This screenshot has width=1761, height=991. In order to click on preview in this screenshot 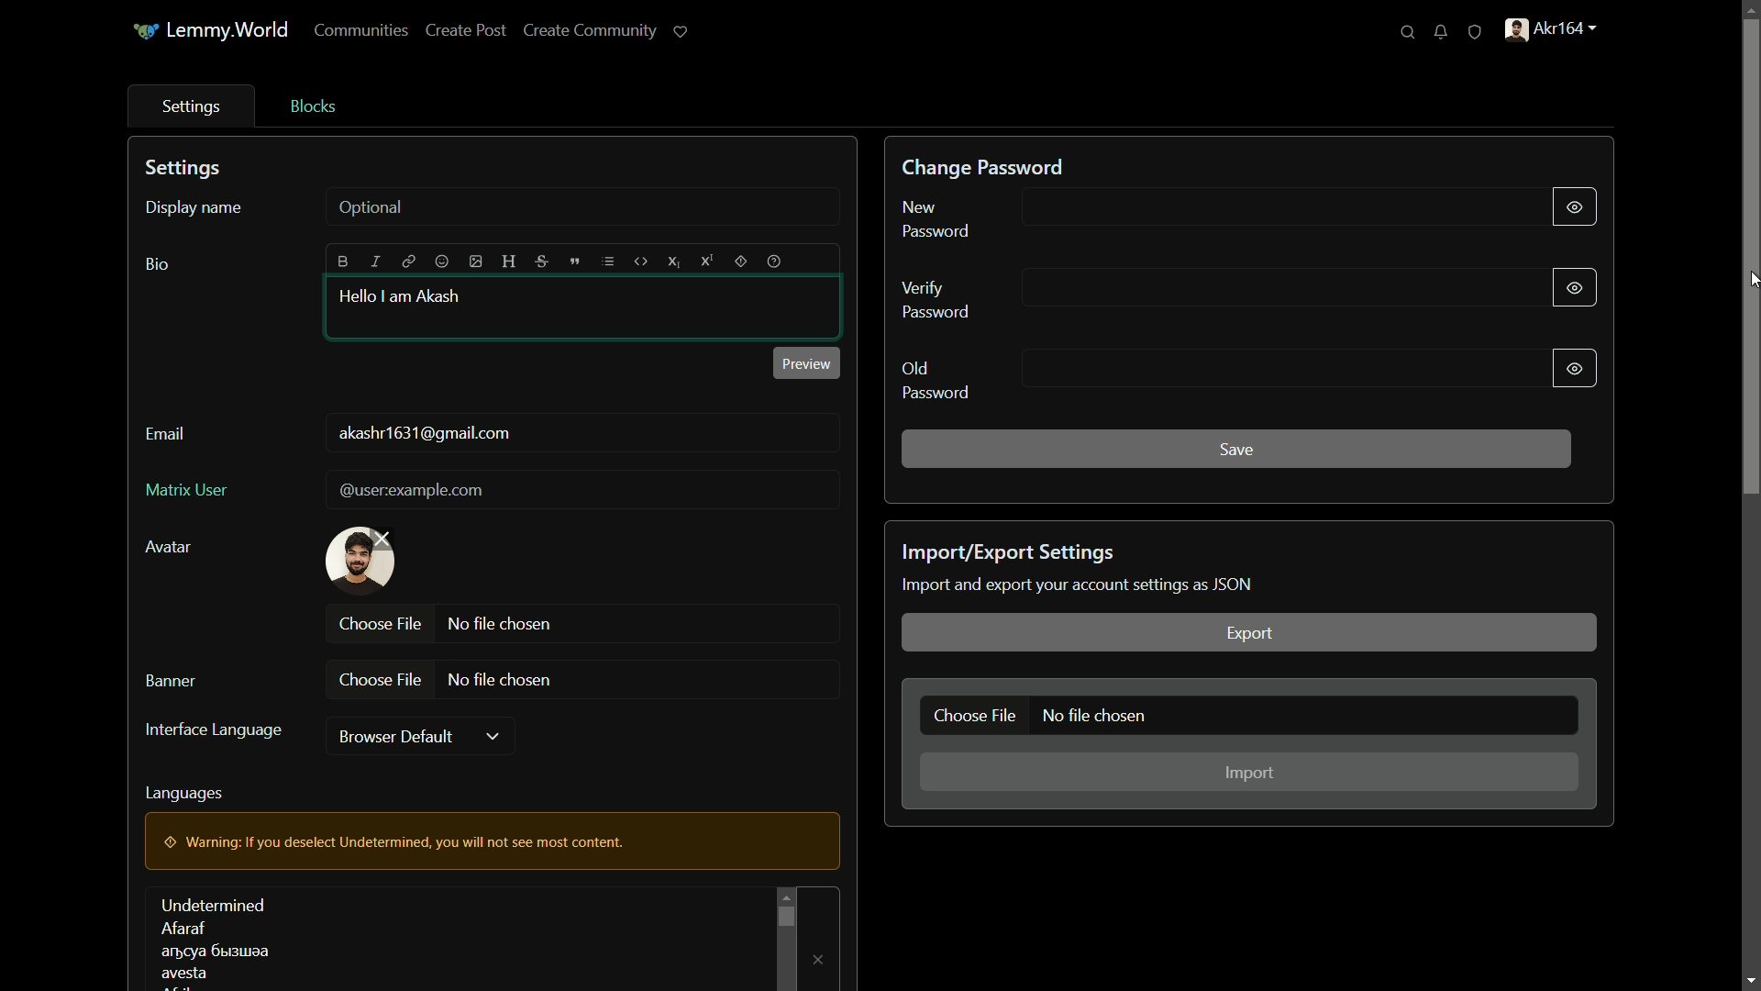, I will do `click(807, 363)`.